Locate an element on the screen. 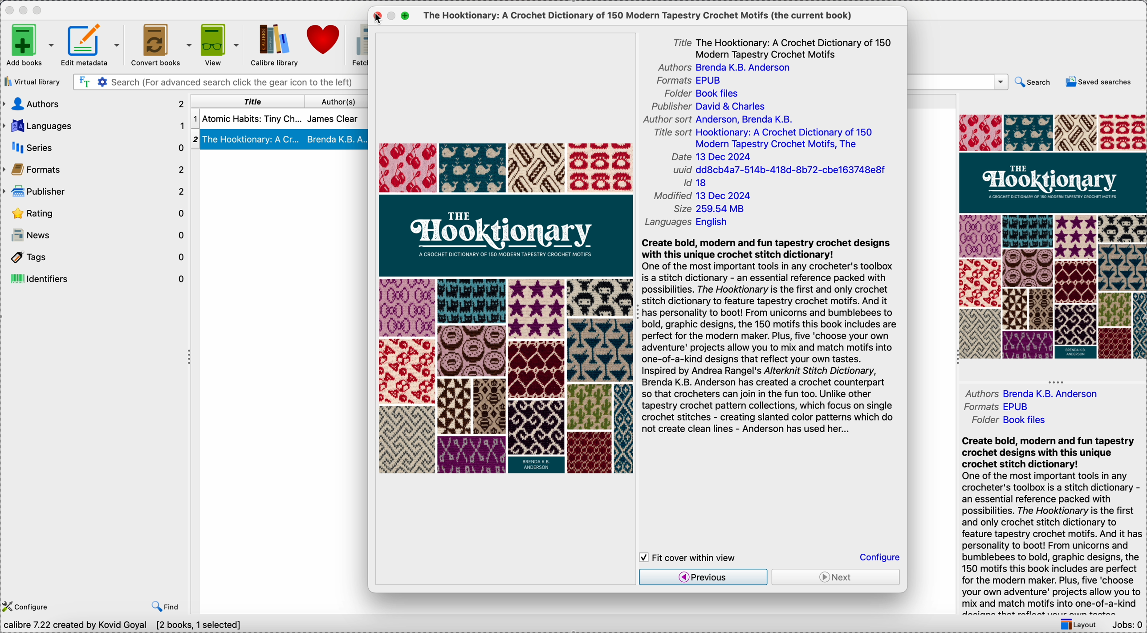 The width and height of the screenshot is (1147, 633). date 13 dec 2024 is located at coordinates (713, 157).